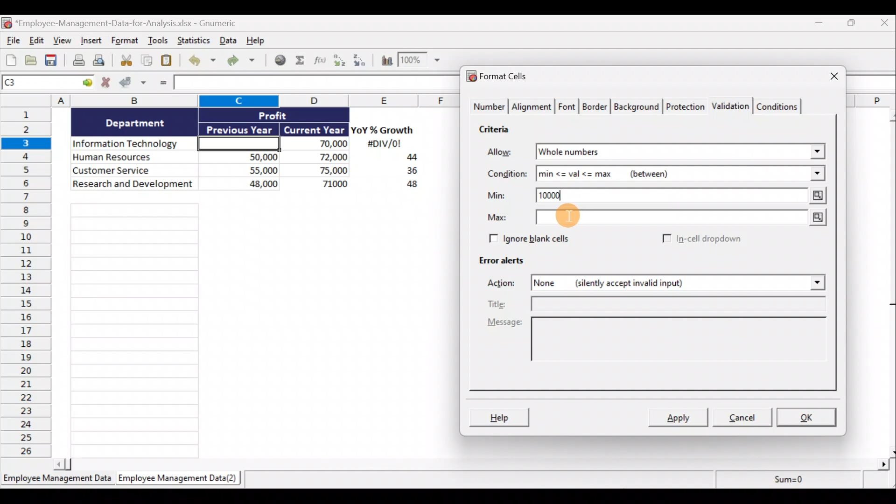 The width and height of the screenshot is (896, 504). I want to click on Copy selection, so click(147, 61).